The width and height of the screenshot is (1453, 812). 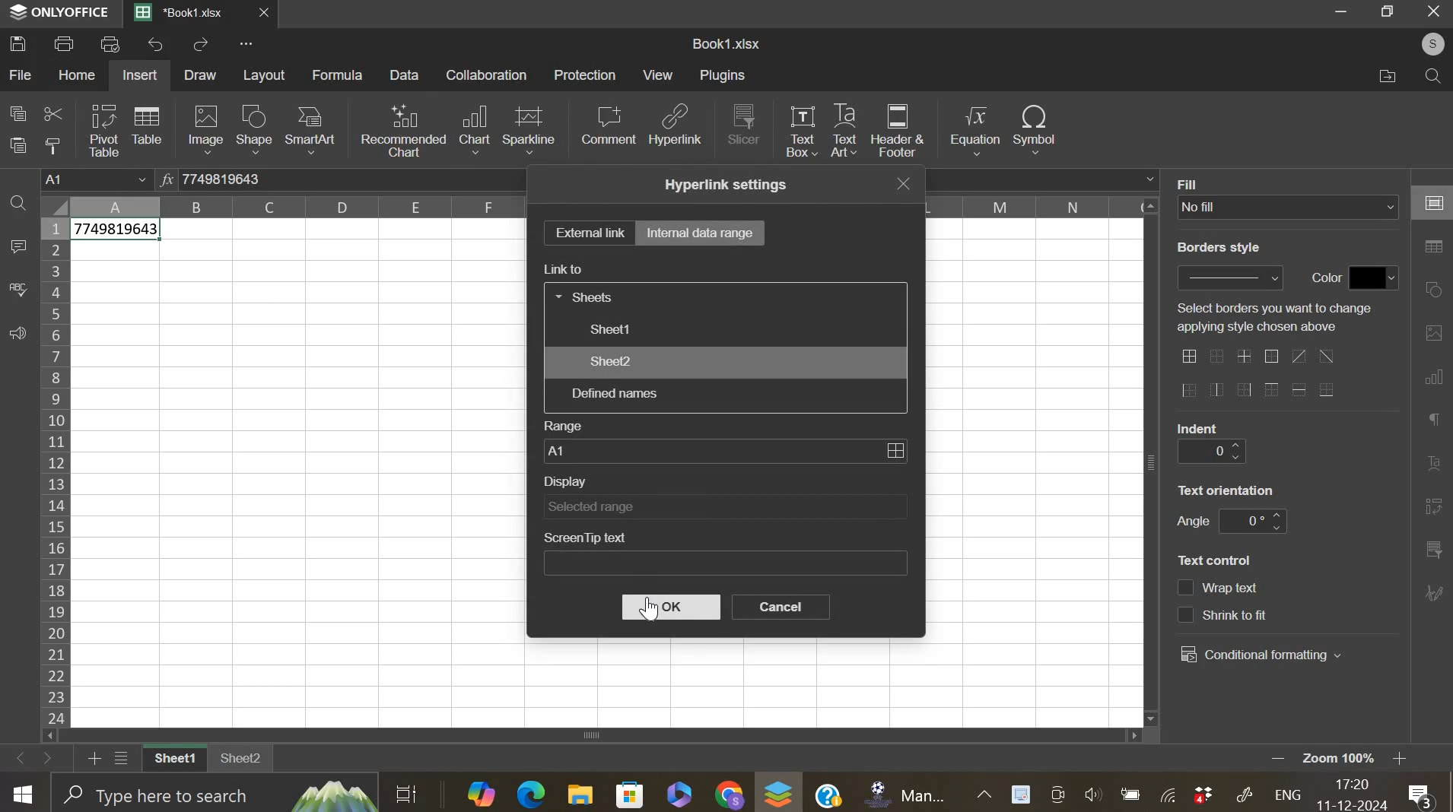 What do you see at coordinates (657, 612) in the screenshot?
I see `Cursor` at bounding box center [657, 612].